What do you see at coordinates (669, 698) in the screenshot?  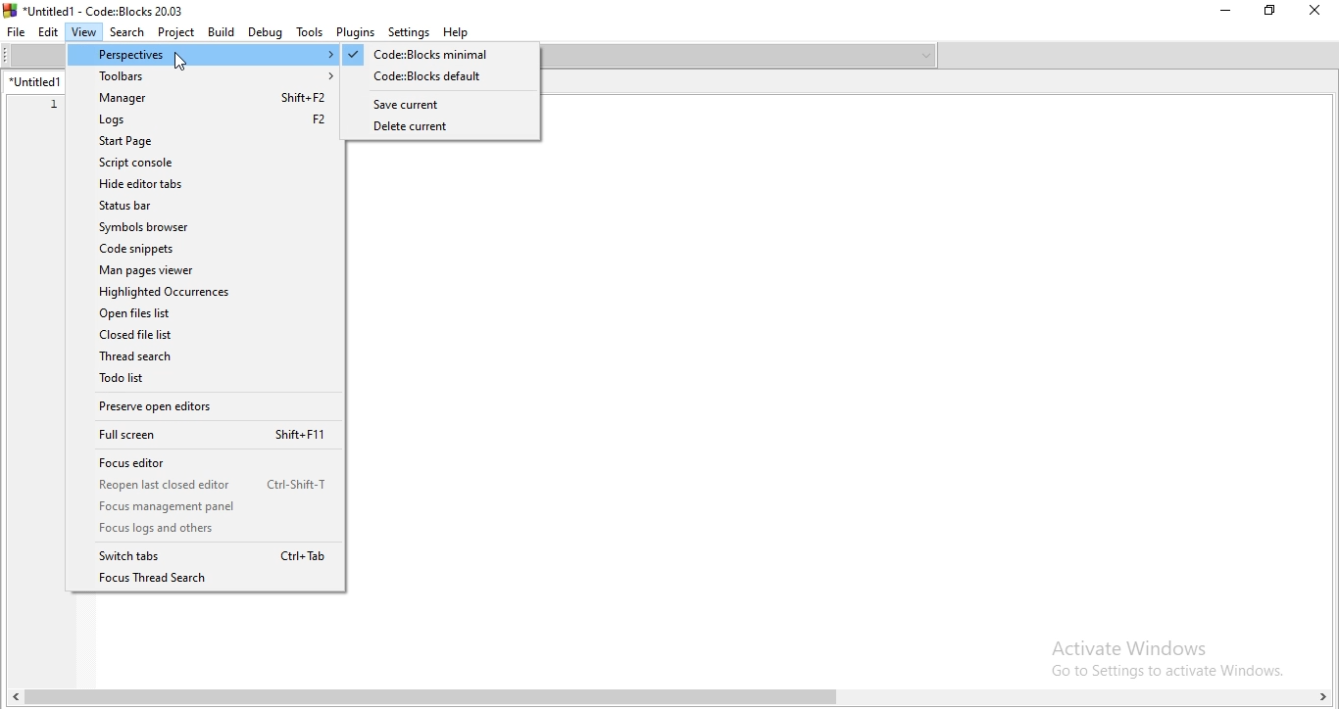 I see `scroll bar` at bounding box center [669, 698].